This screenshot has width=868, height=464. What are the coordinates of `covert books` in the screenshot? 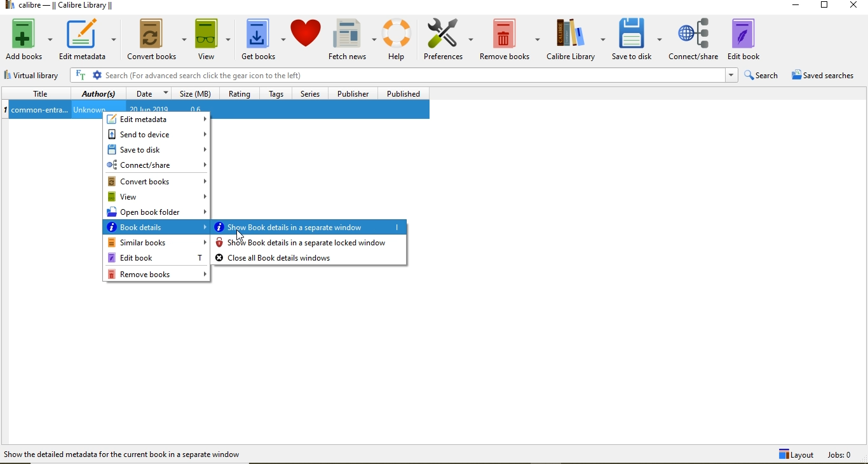 It's located at (158, 39).